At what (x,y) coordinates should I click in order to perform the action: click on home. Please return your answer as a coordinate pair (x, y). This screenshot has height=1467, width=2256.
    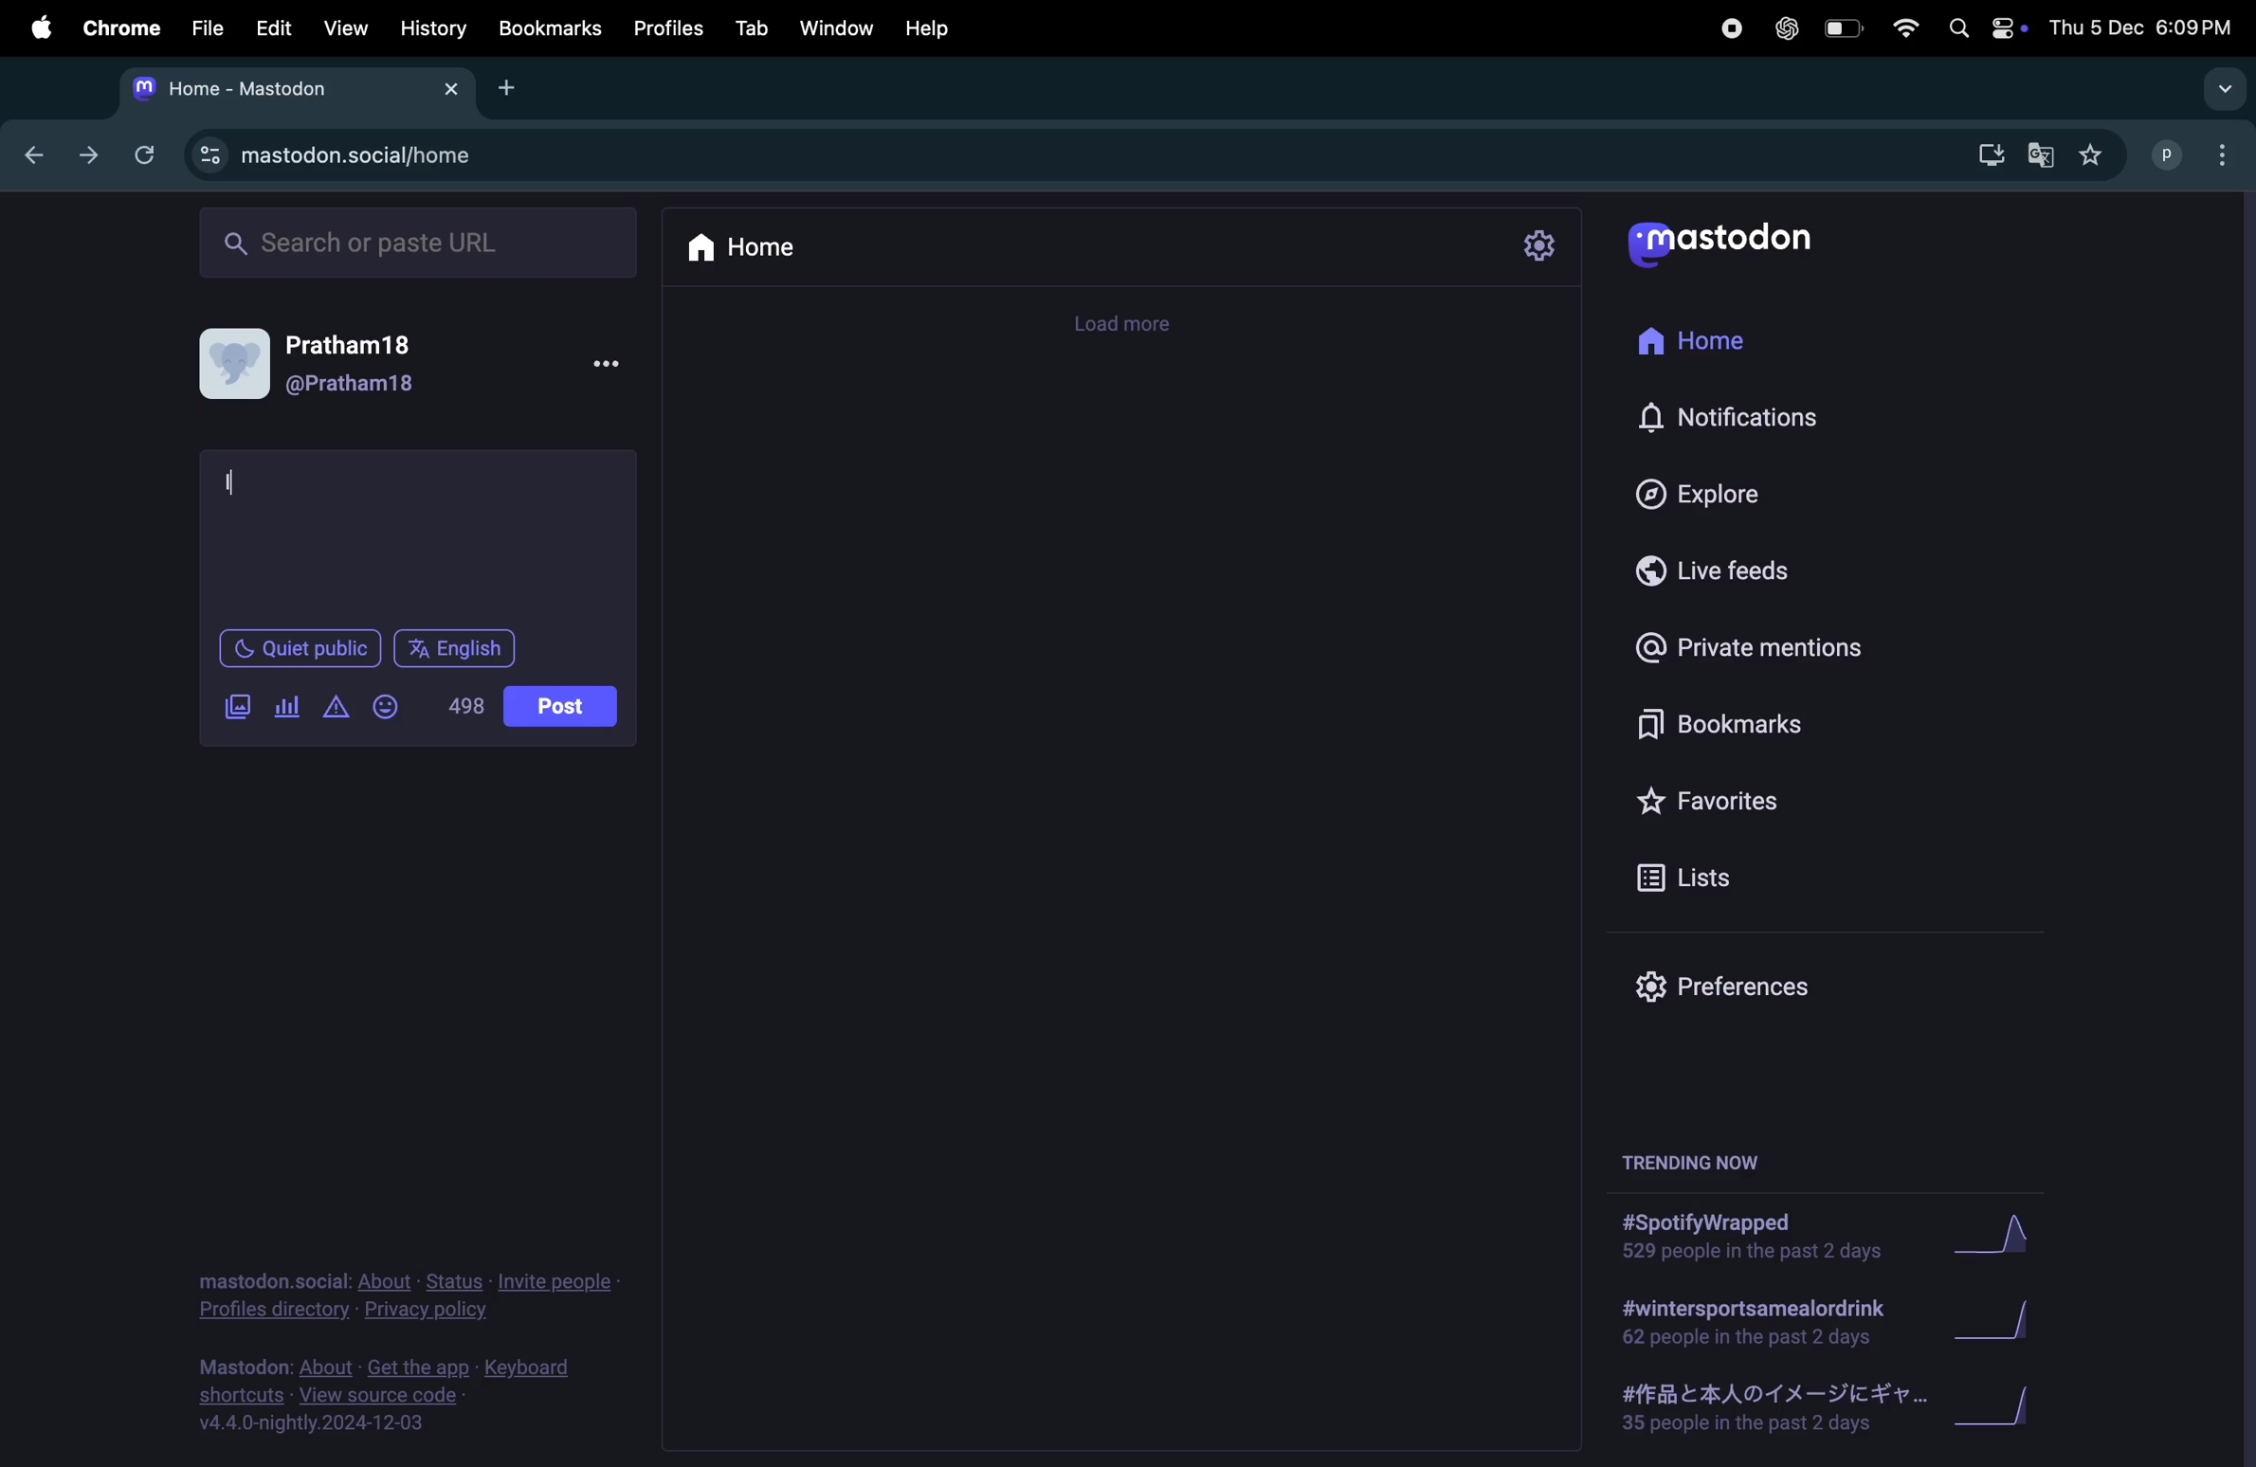
    Looking at the image, I should click on (743, 244).